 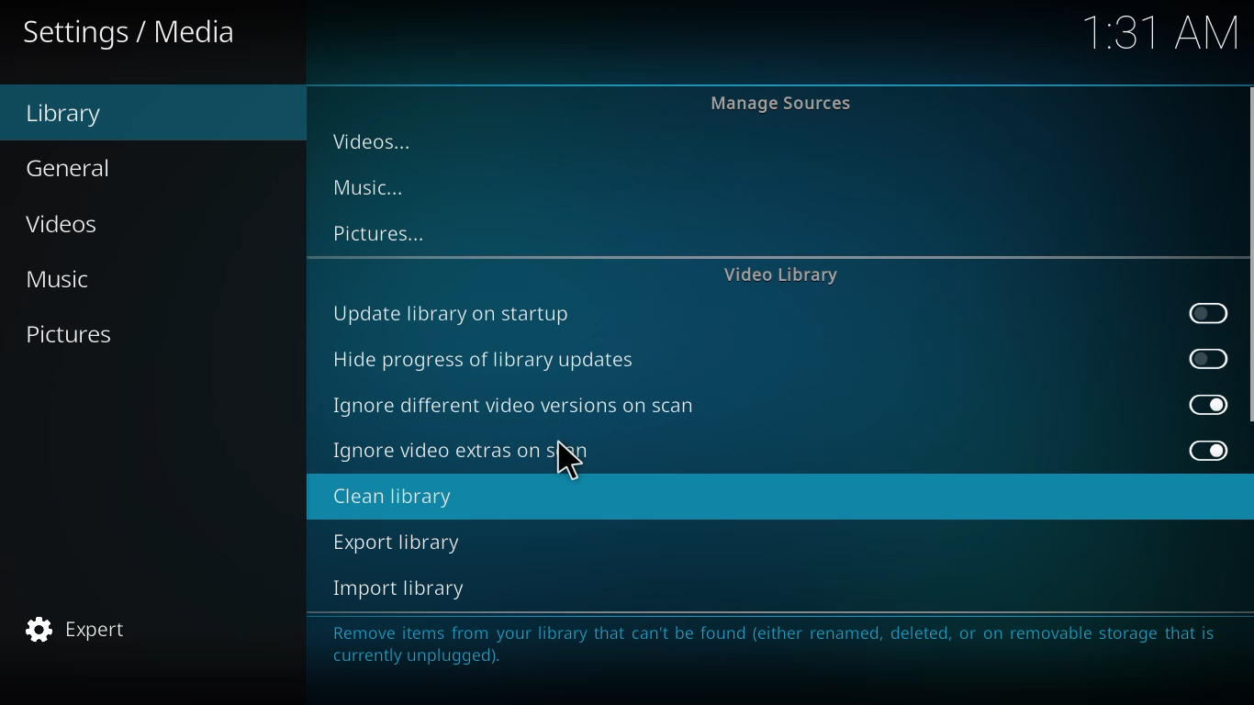 I want to click on pictures, so click(x=381, y=233).